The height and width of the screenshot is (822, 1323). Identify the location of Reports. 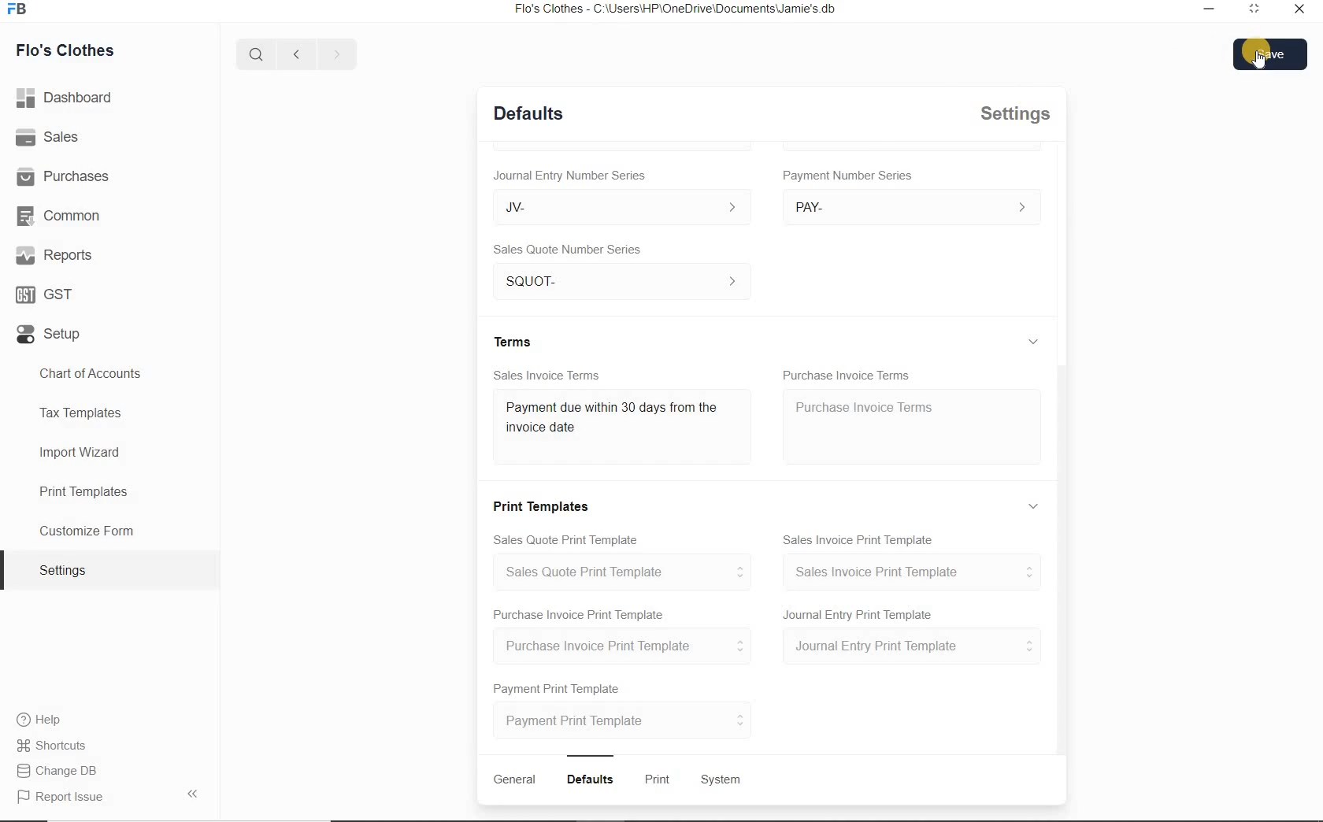
(53, 254).